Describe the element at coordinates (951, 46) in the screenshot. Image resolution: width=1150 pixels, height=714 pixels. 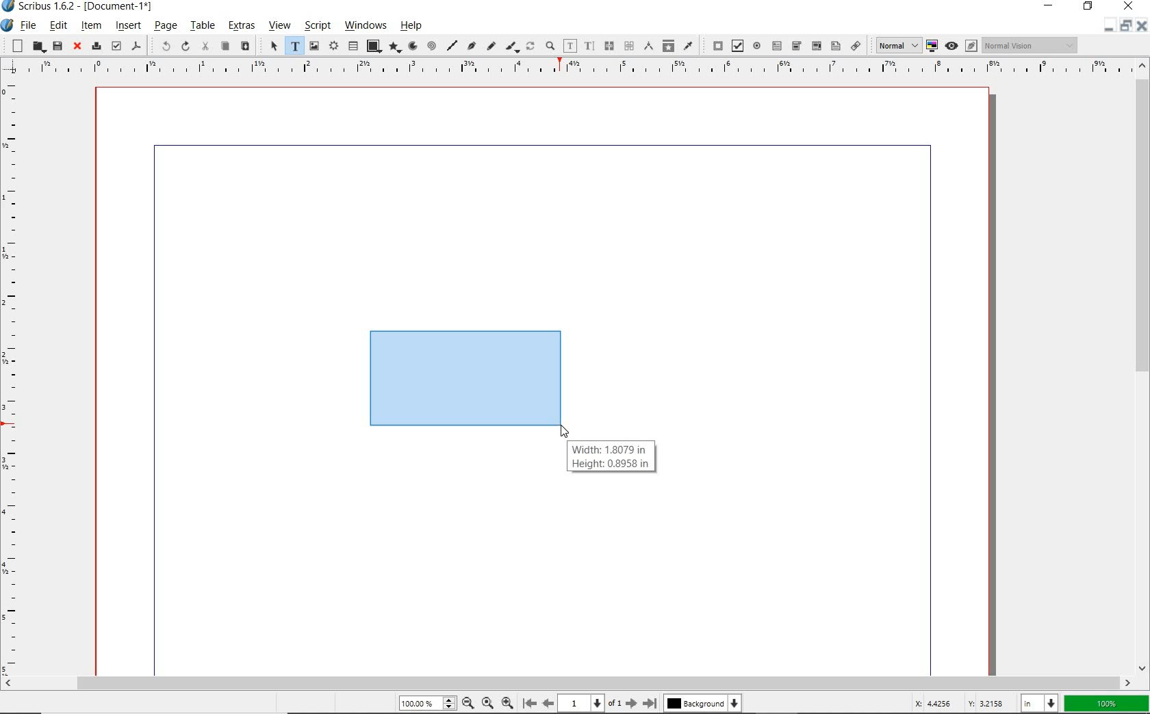
I see `preview mode` at that location.